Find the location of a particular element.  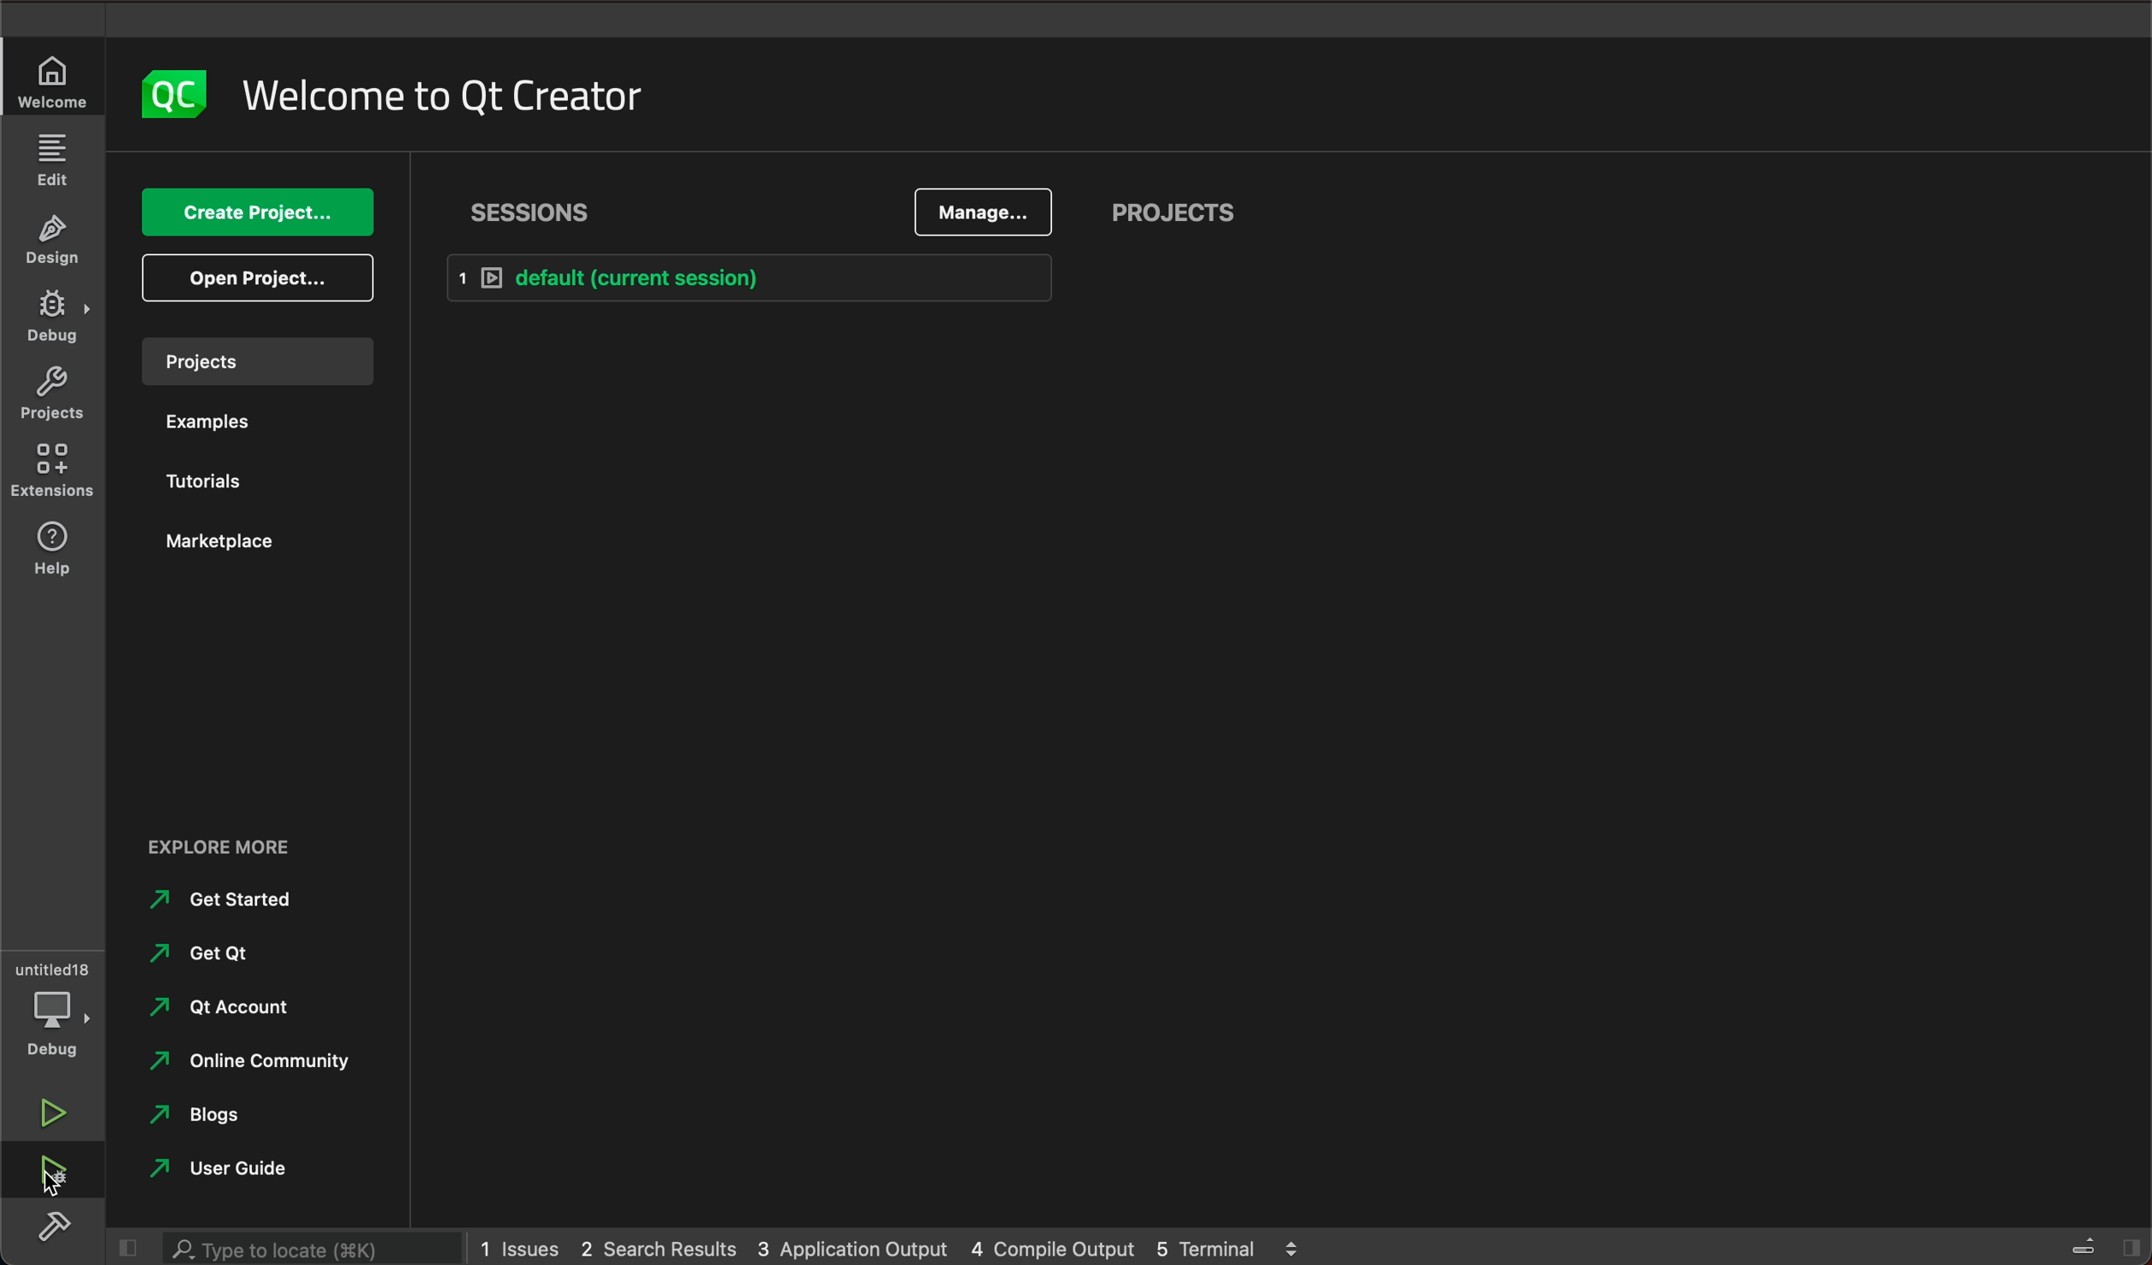

edit is located at coordinates (51, 160).